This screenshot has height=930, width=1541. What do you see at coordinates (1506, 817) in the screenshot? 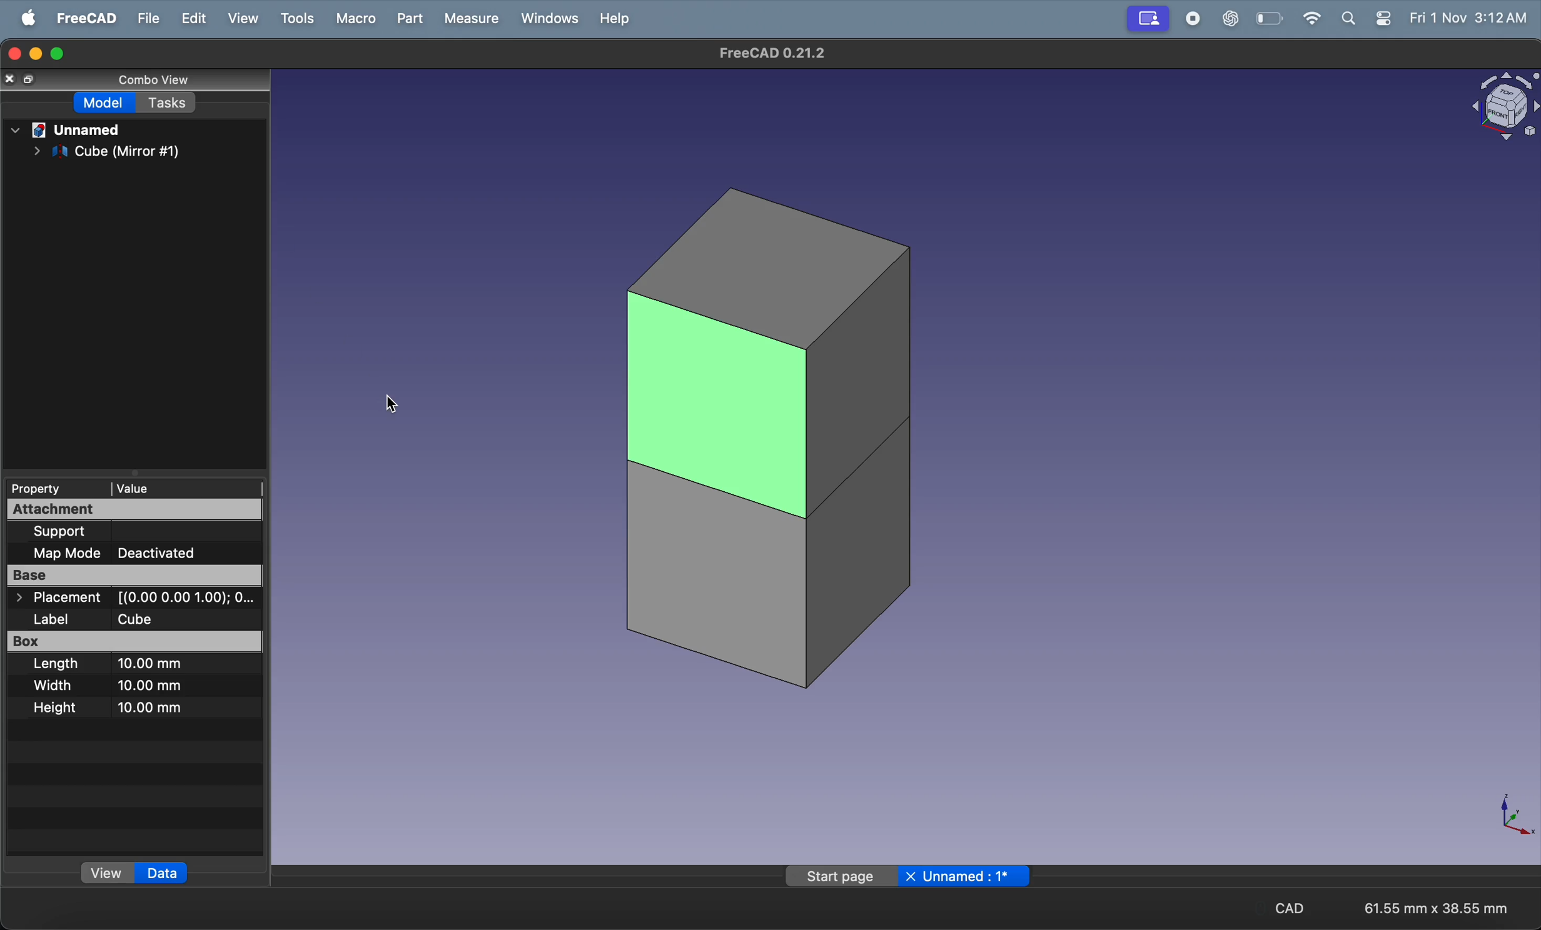
I see `axis` at bounding box center [1506, 817].